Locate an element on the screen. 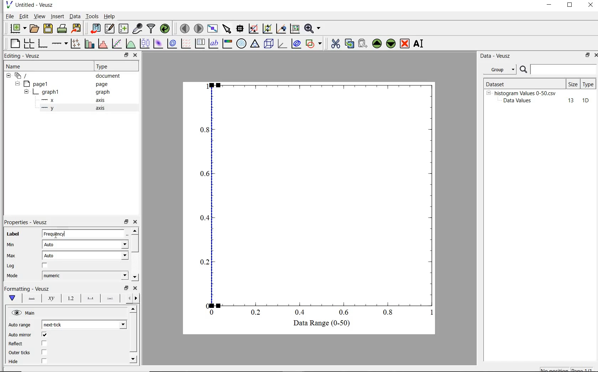  histogram Values 0-50.csv is located at coordinates (525, 93).